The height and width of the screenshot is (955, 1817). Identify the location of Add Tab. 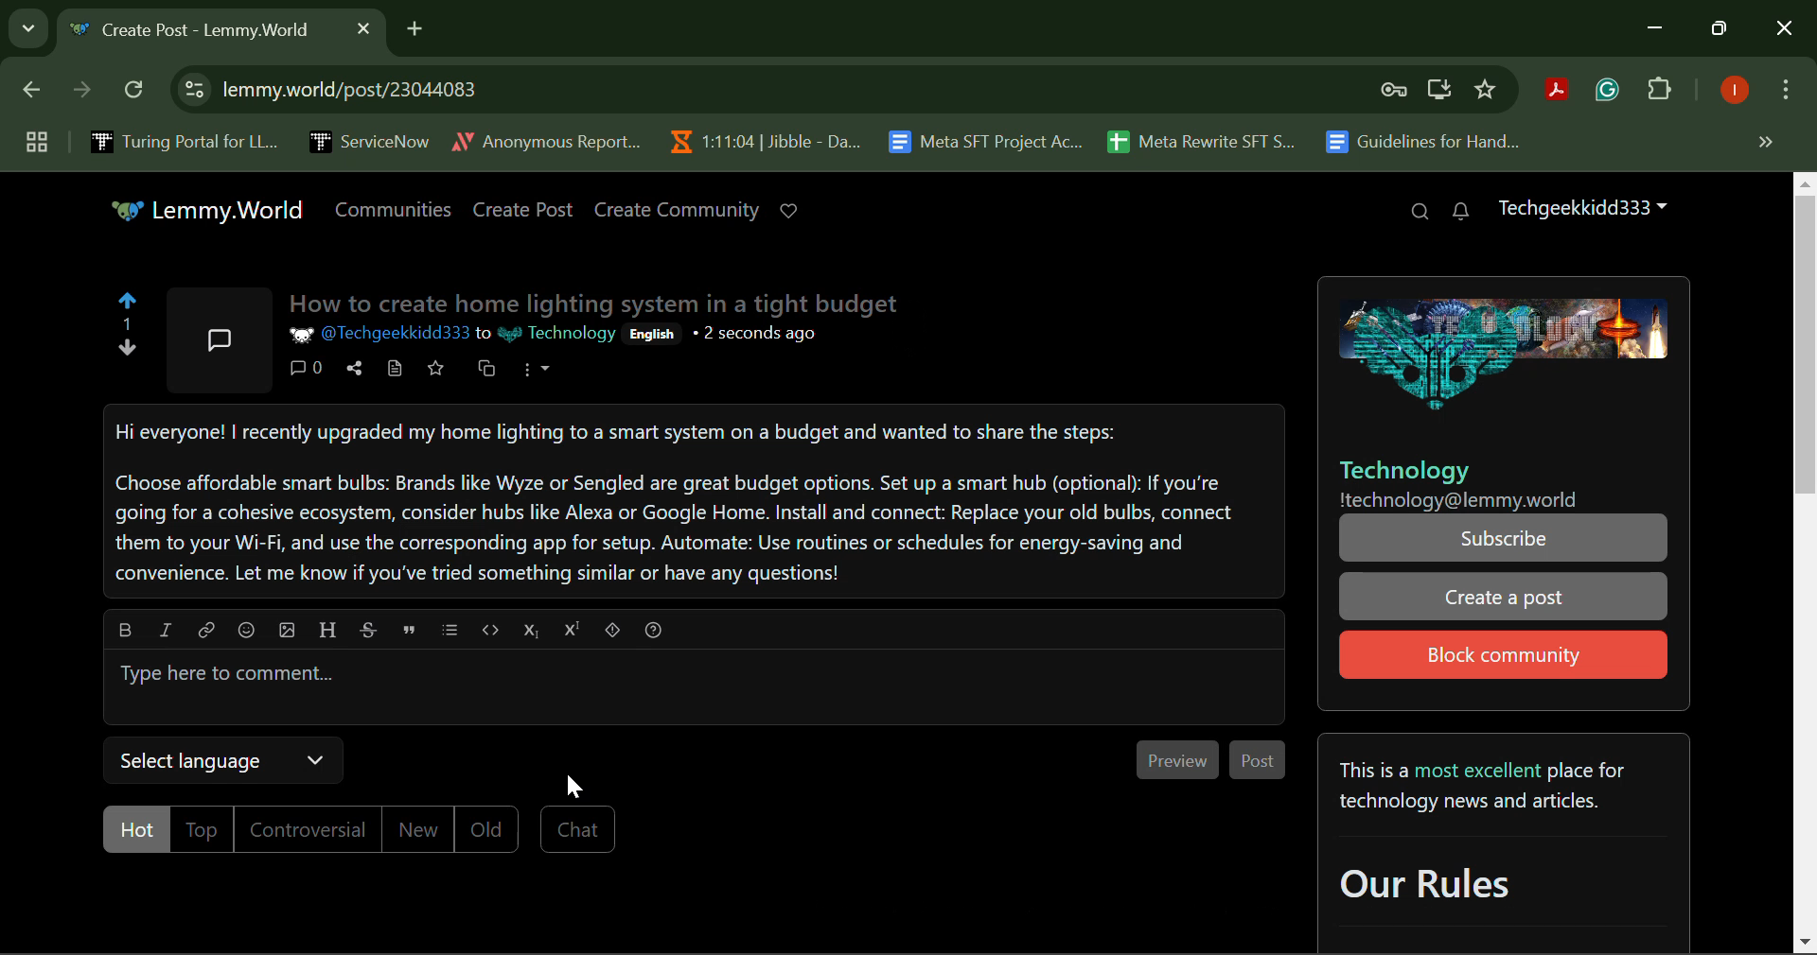
(415, 26).